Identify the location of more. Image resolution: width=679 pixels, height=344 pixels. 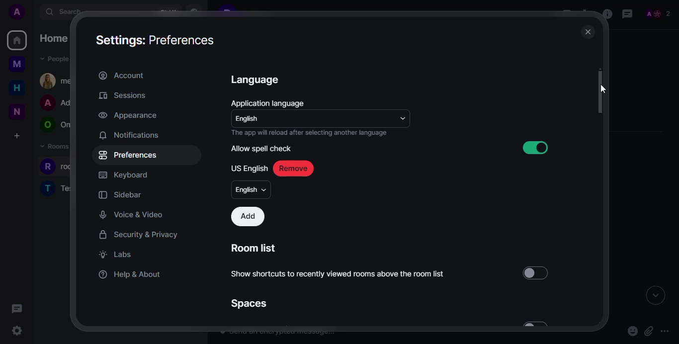
(665, 331).